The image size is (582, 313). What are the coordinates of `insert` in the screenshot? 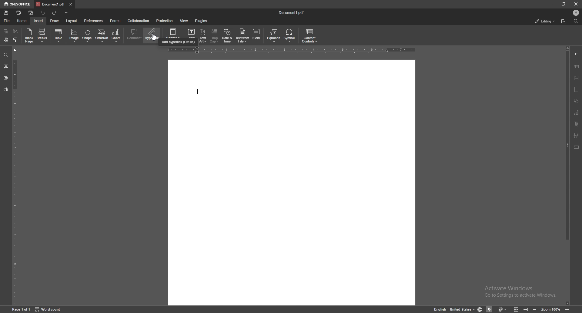 It's located at (39, 21).